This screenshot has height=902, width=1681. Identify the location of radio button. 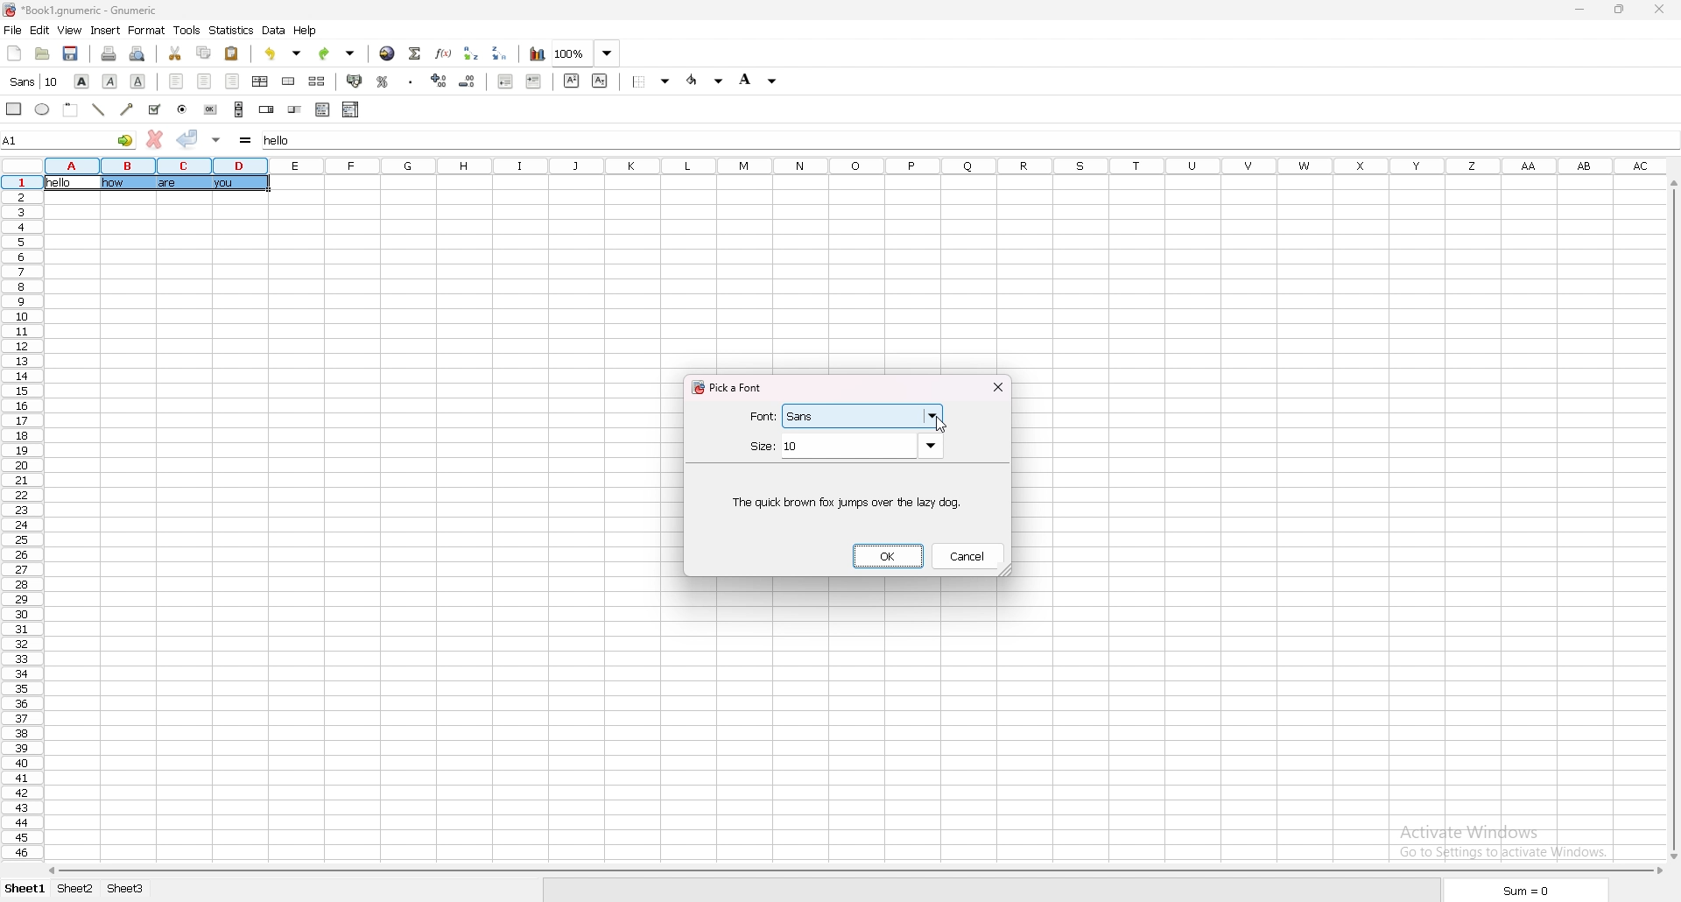
(181, 109).